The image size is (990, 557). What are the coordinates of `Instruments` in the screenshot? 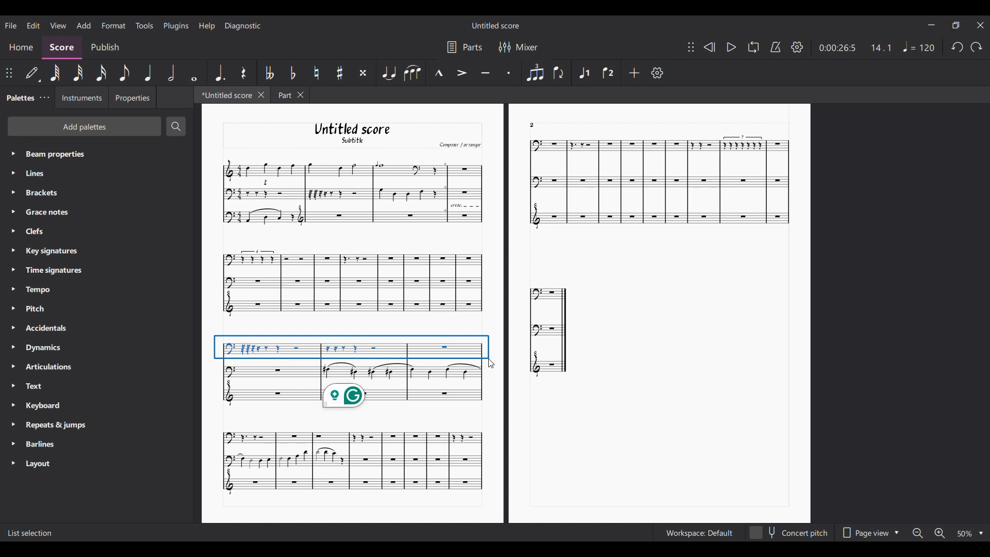 It's located at (79, 97).